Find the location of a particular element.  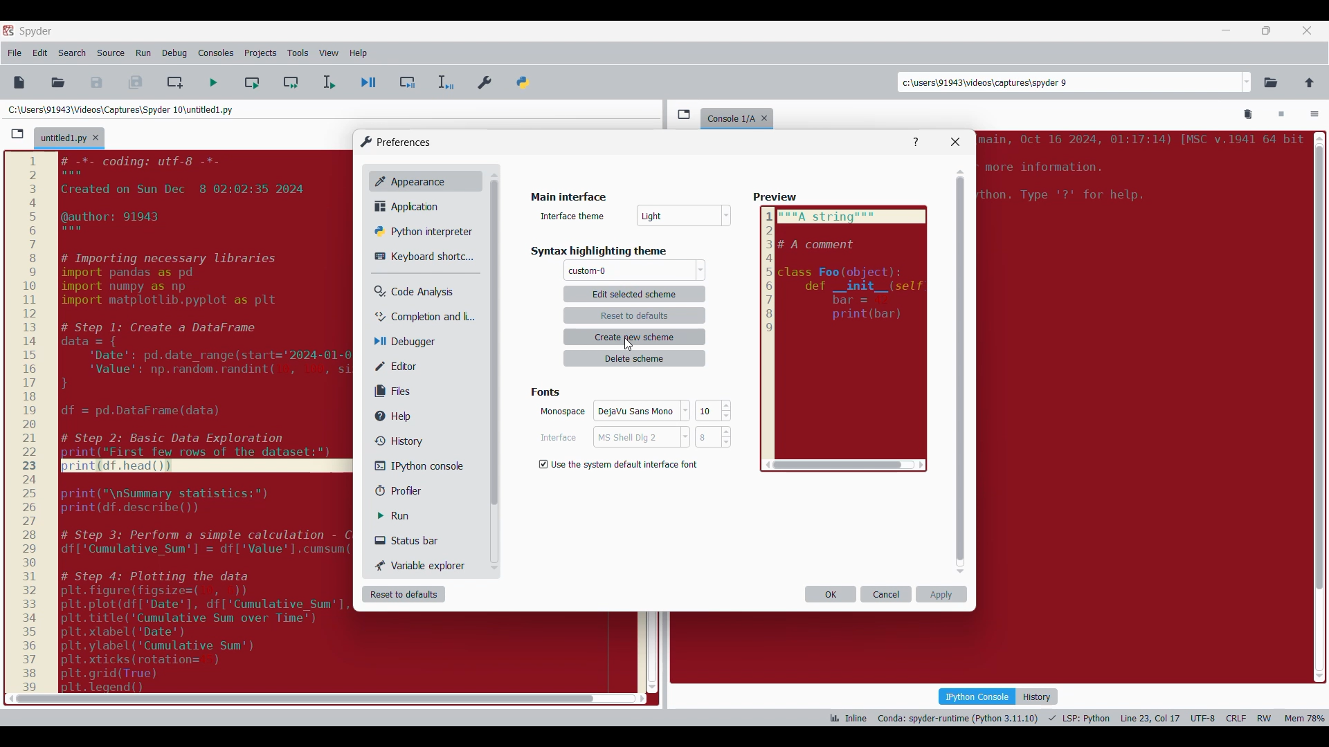

Run selection/current line is located at coordinates (328, 82).